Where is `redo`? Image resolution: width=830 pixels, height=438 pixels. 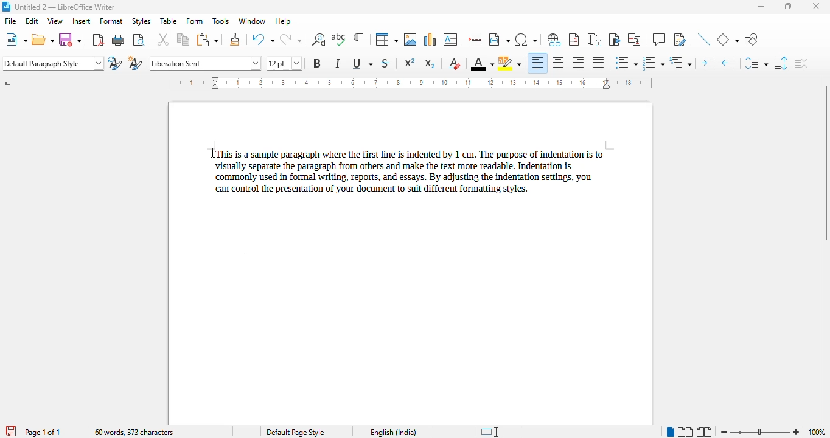
redo is located at coordinates (290, 39).